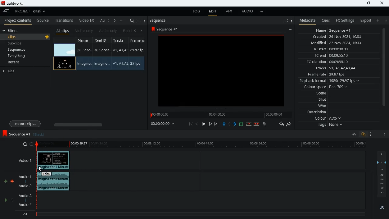 The height and width of the screenshot is (219, 389). I want to click on beggining, so click(191, 124).